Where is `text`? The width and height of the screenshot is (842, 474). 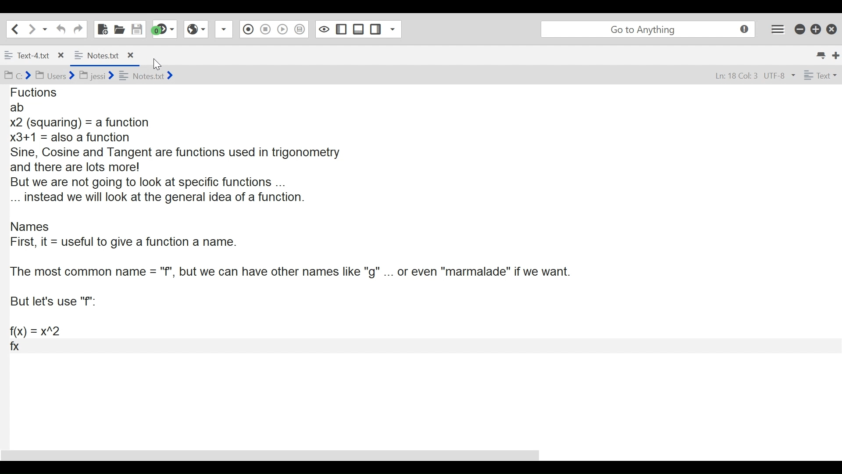
text is located at coordinates (819, 75).